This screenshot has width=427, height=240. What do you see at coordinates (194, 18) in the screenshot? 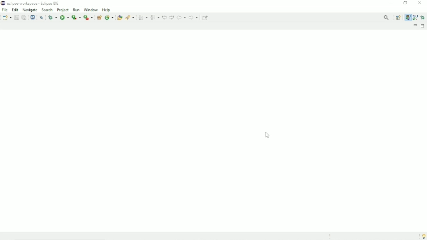
I see `Forward` at bounding box center [194, 18].